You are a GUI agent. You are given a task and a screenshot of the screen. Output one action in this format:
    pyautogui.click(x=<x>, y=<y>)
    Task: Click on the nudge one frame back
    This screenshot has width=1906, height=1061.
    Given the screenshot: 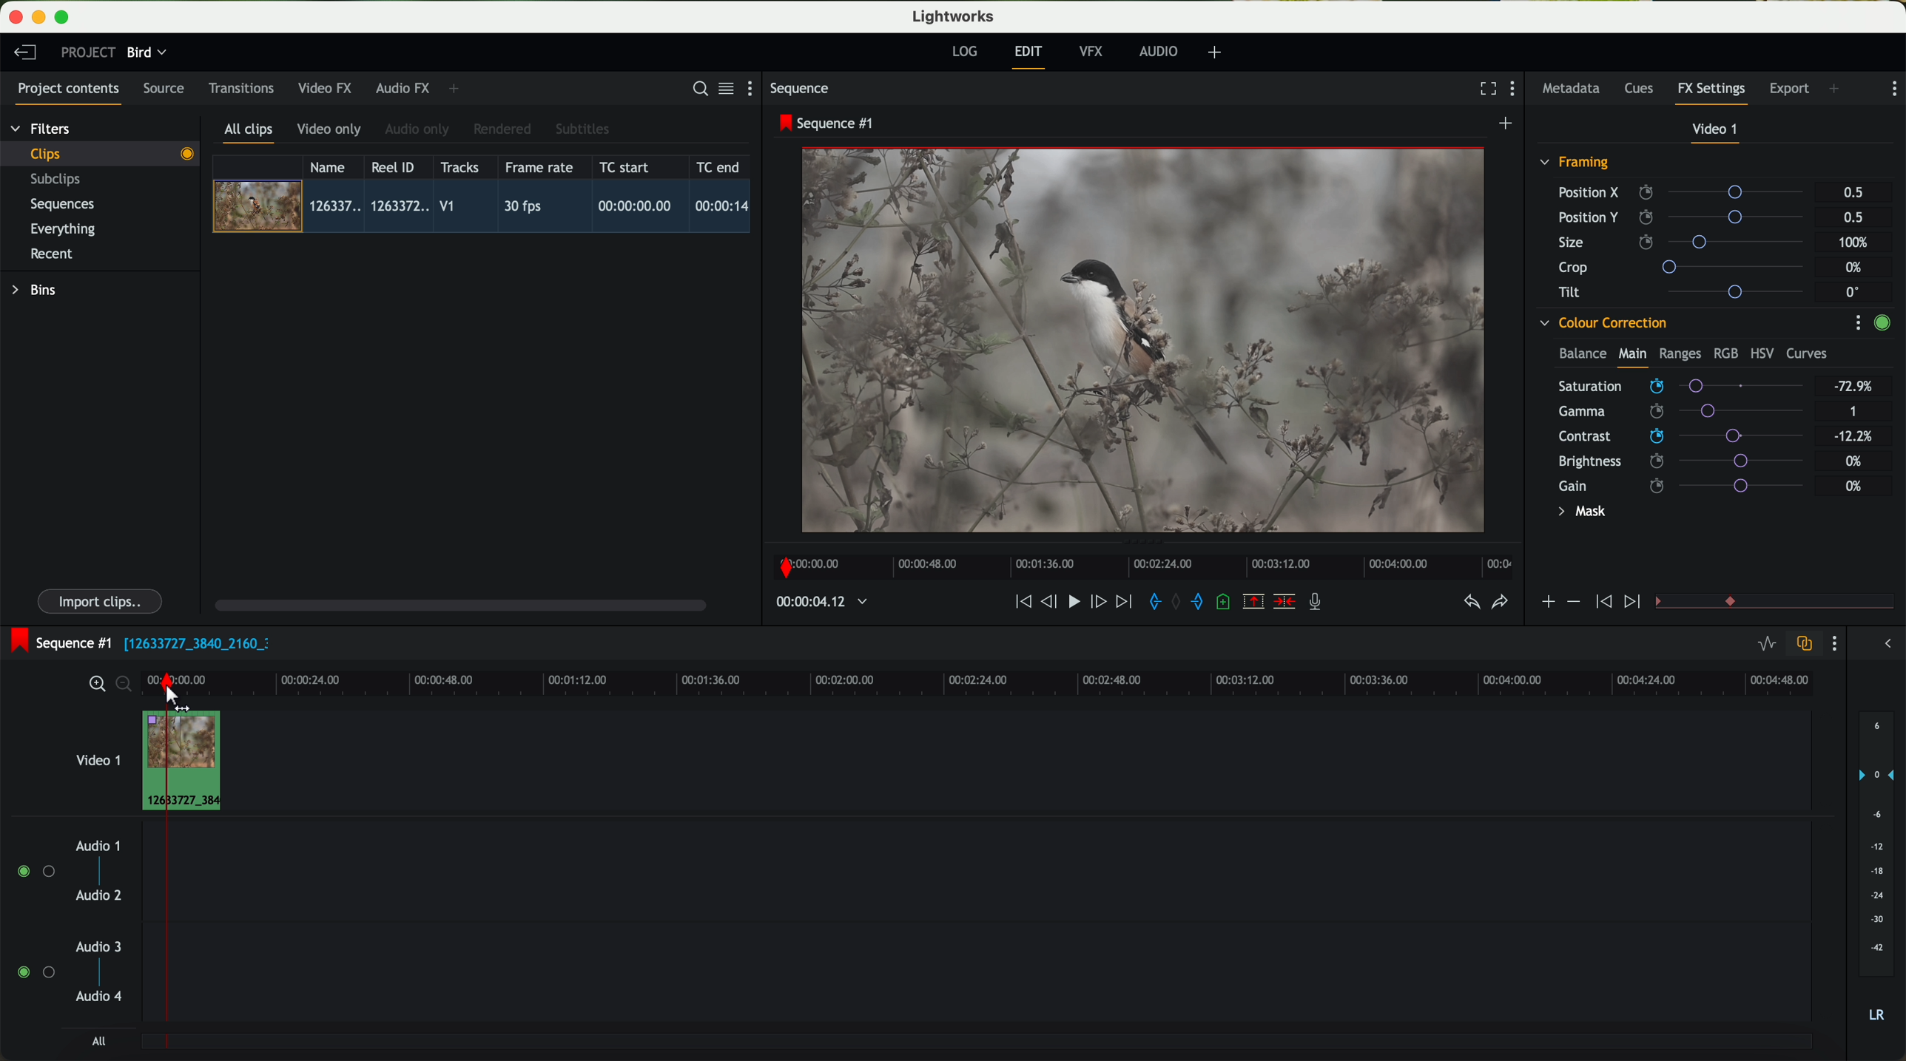 What is the action you would take?
    pyautogui.click(x=1051, y=603)
    